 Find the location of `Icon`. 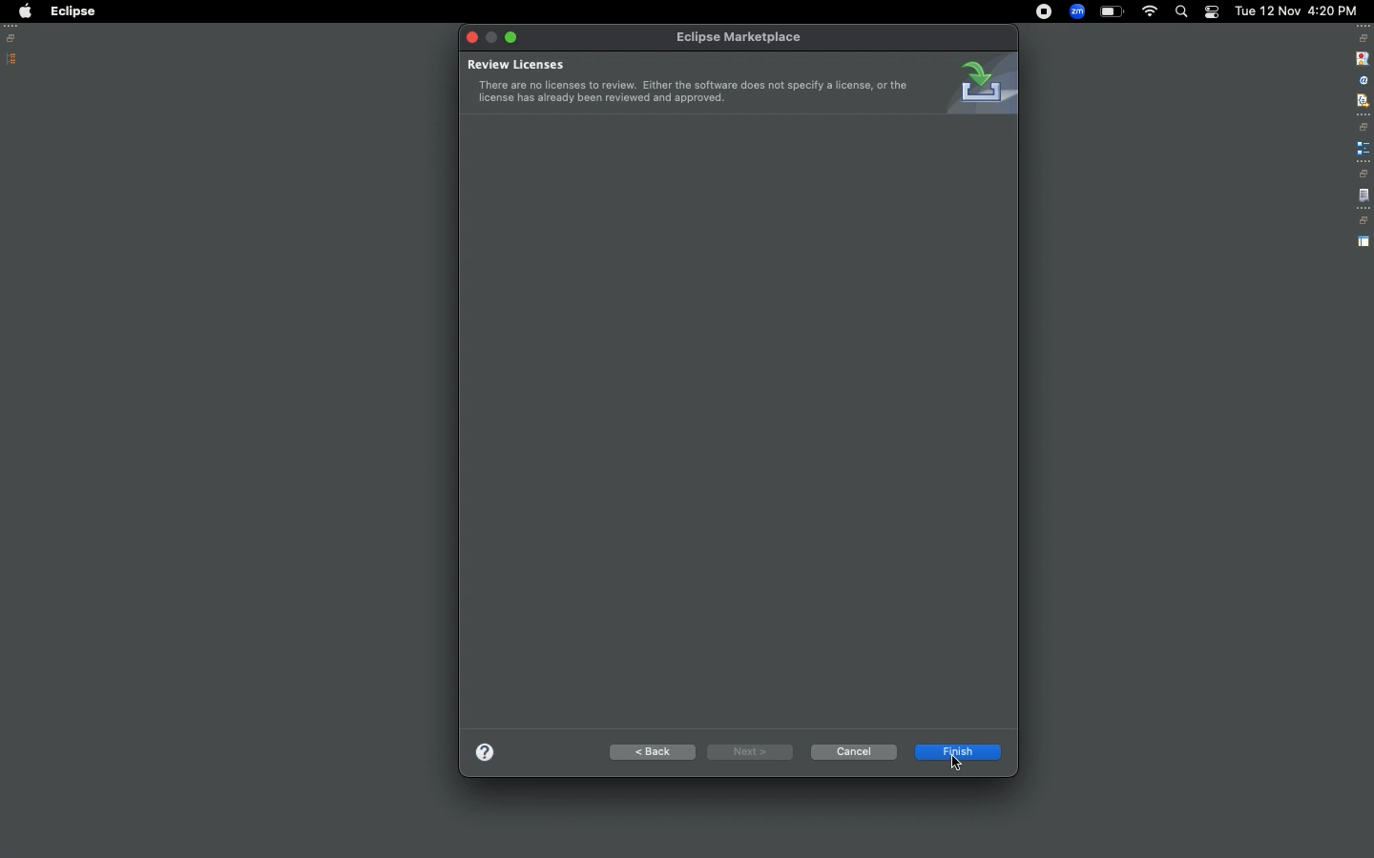

Icon is located at coordinates (980, 83).